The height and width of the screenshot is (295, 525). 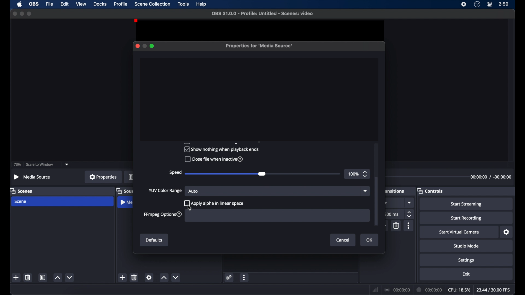 I want to click on apple icon, so click(x=20, y=4).